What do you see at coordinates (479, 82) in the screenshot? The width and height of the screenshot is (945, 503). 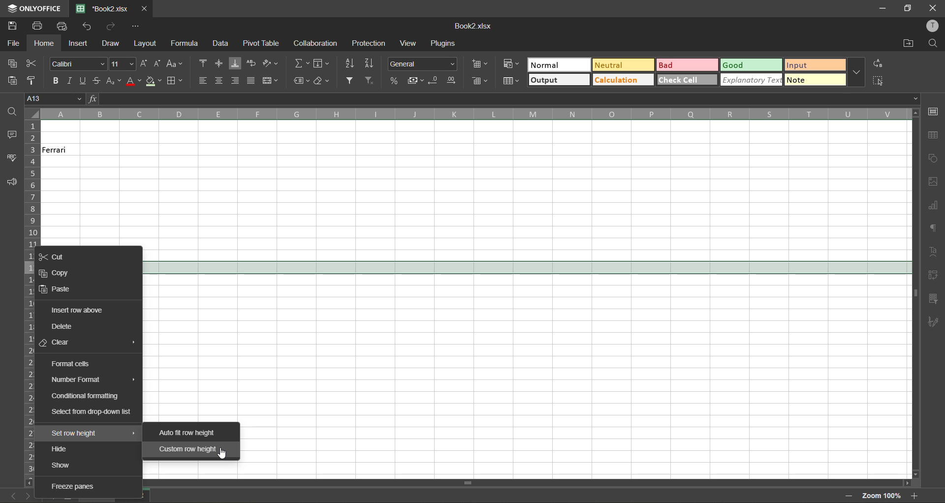 I see `delete cells` at bounding box center [479, 82].